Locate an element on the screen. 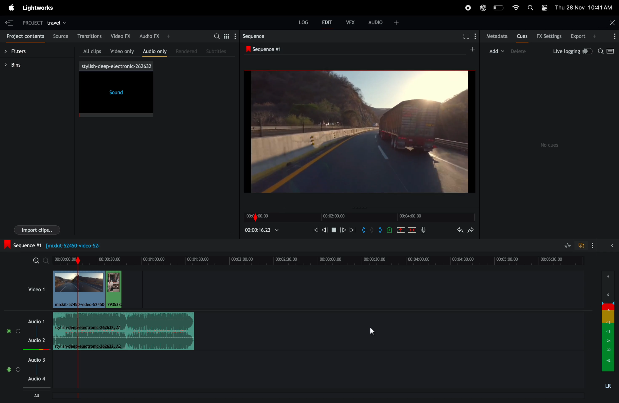  apple widgets is located at coordinates (537, 7).